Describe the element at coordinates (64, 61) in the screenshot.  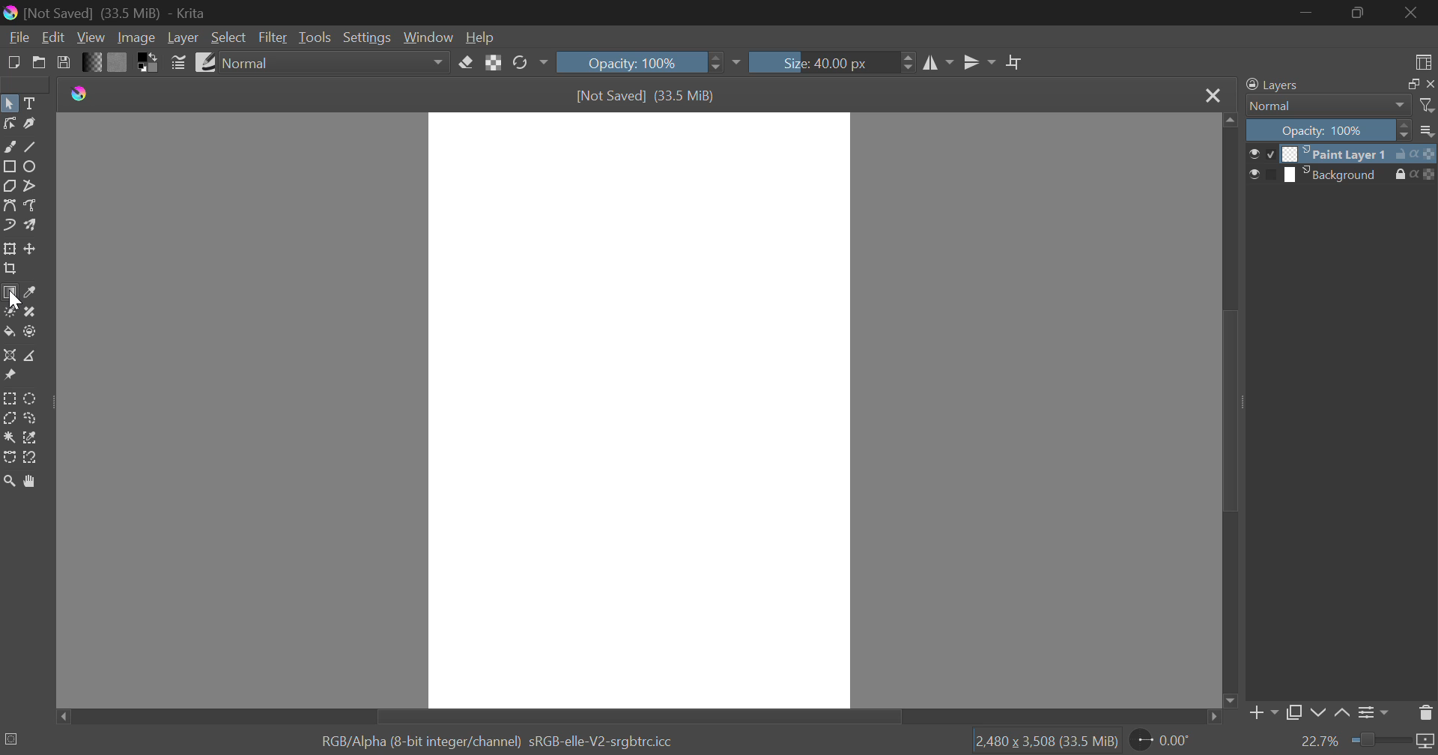
I see `Save` at that location.